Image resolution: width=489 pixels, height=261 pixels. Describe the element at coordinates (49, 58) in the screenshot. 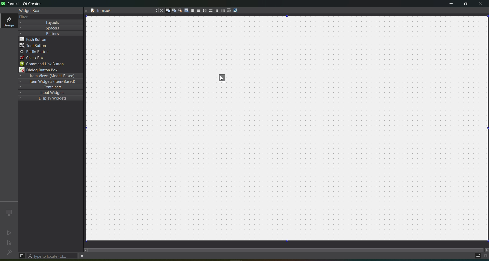

I see `check box` at that location.